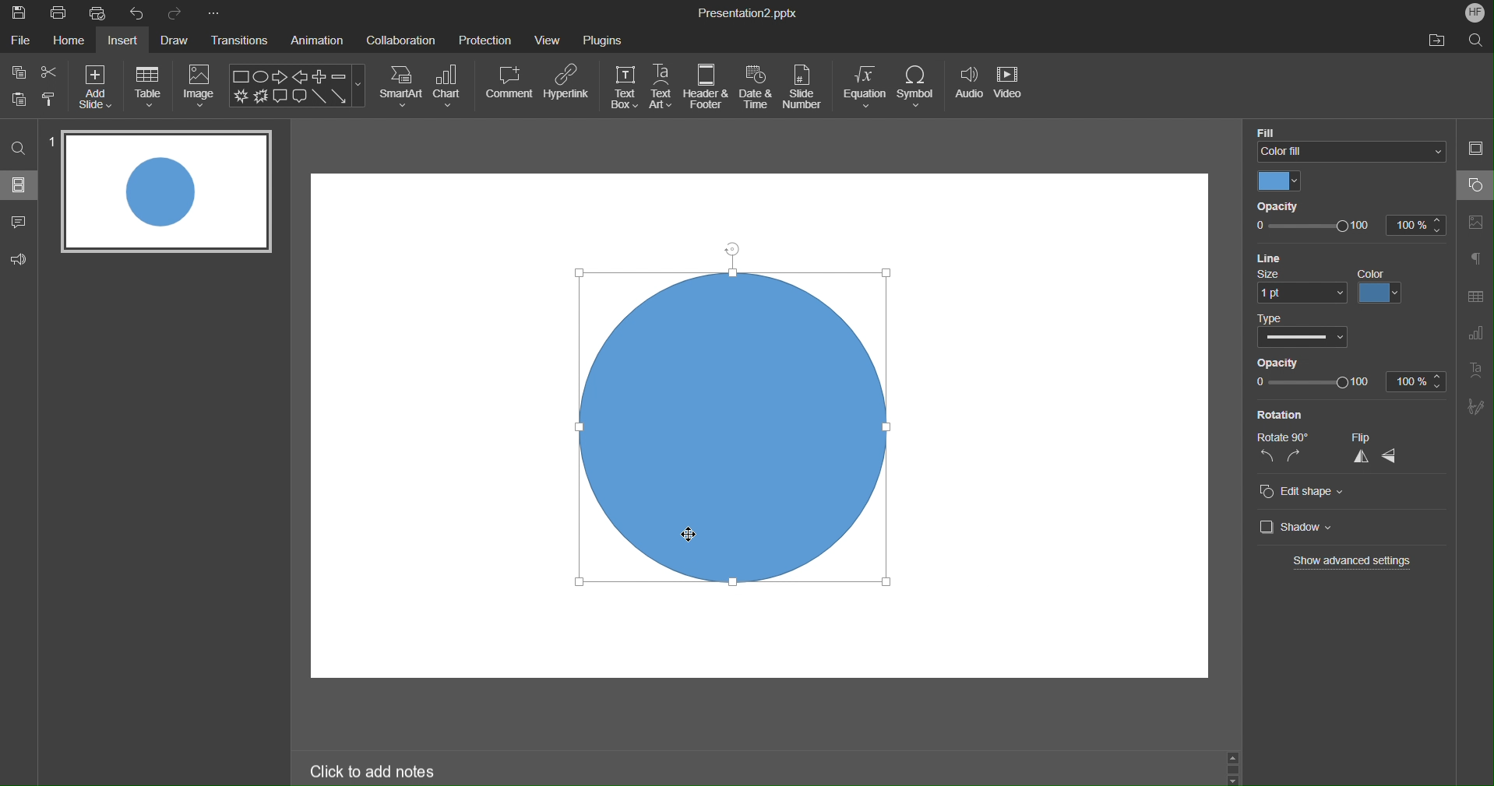  What do you see at coordinates (805, 88) in the screenshot?
I see `Slide Number` at bounding box center [805, 88].